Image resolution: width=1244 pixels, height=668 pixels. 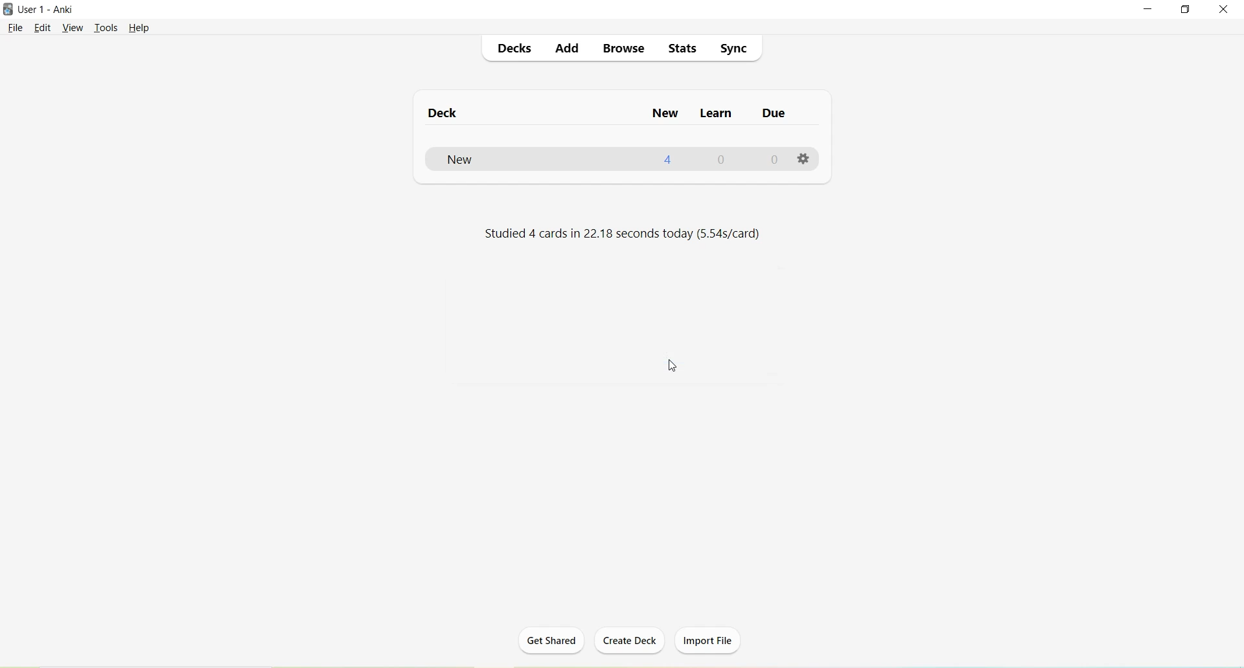 I want to click on Browse, so click(x=625, y=50).